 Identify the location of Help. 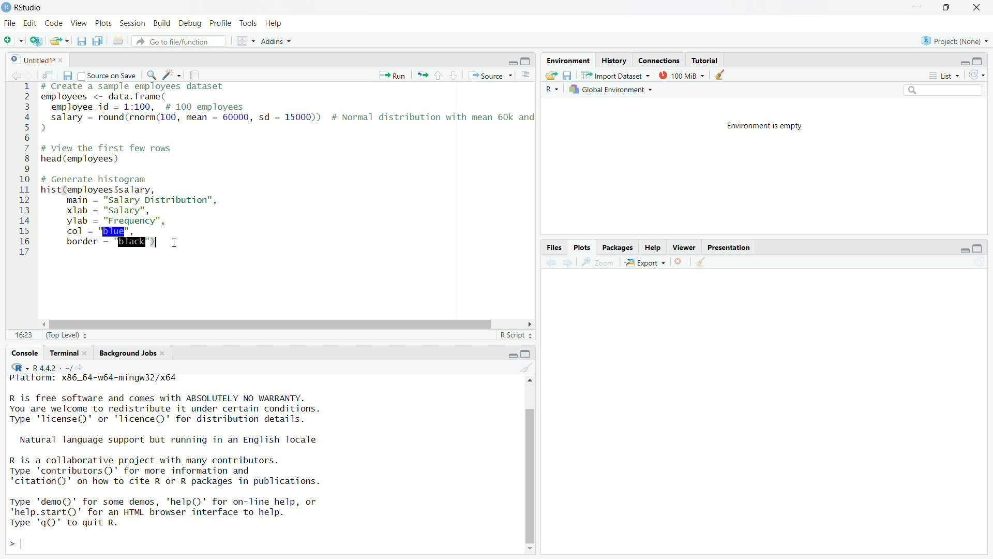
(654, 247).